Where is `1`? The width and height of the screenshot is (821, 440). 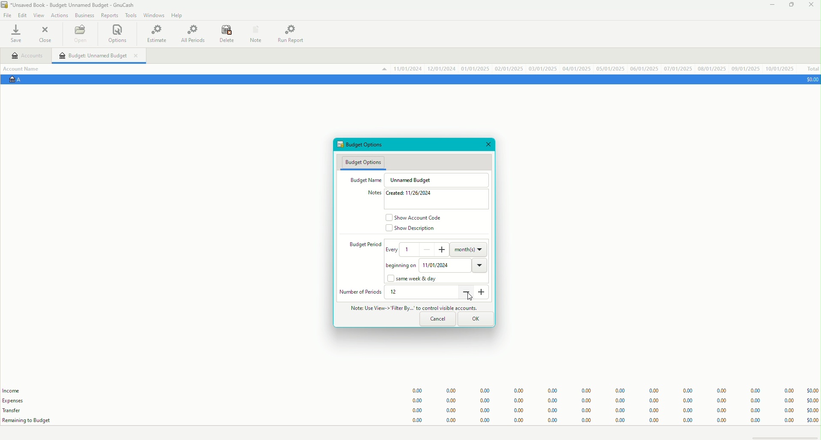 1 is located at coordinates (409, 248).